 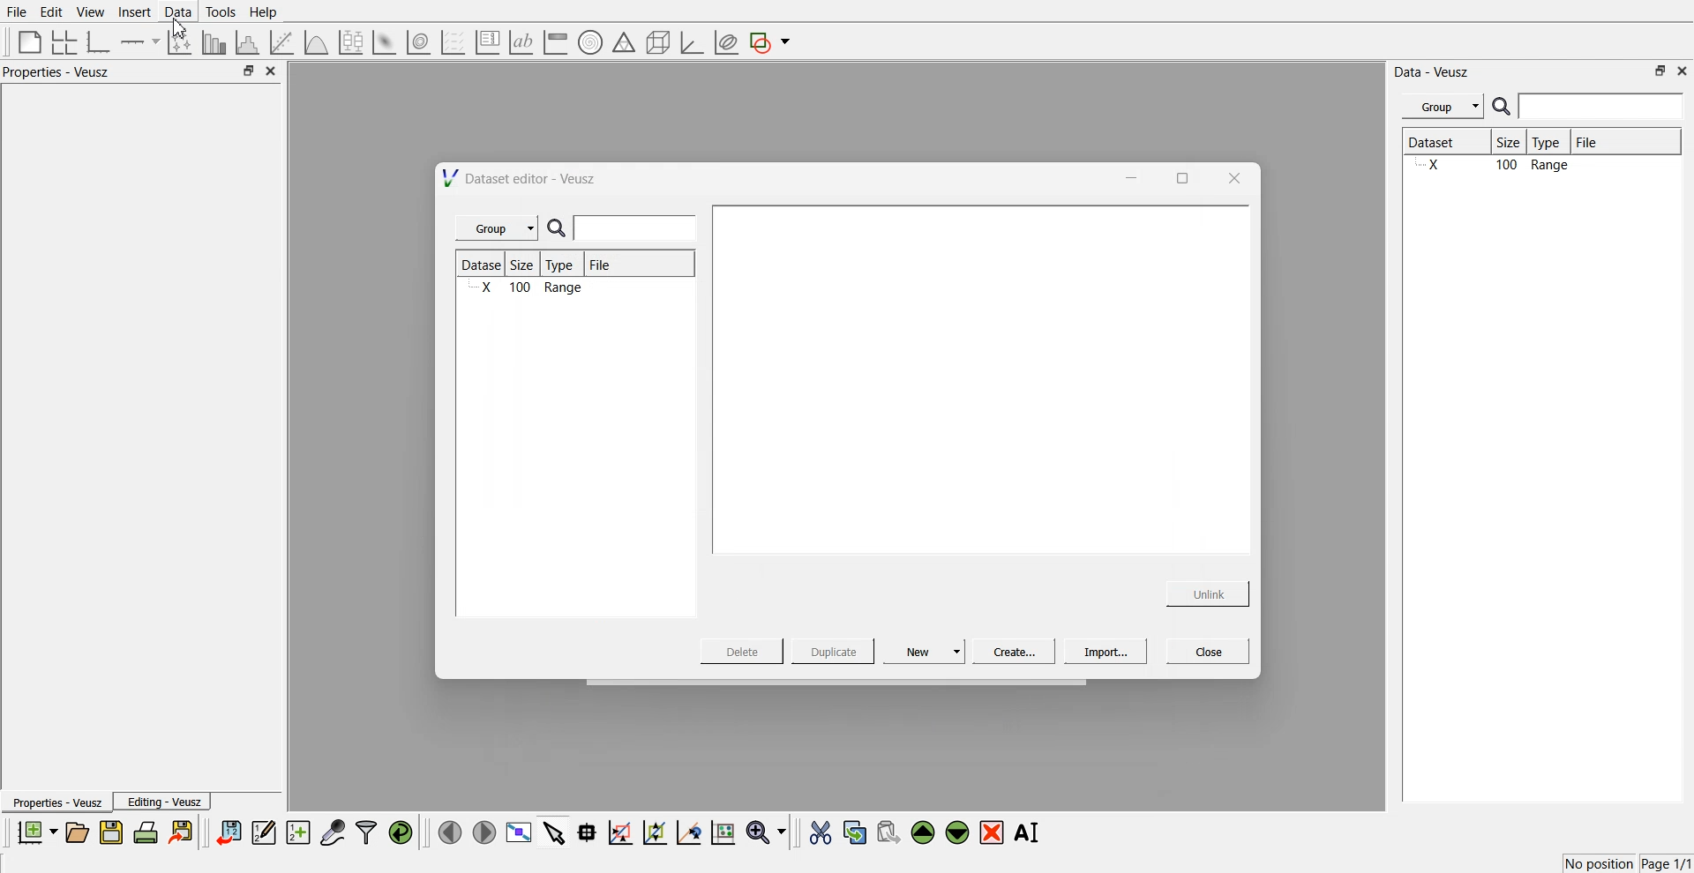 I want to click on edit and enter data points, so click(x=264, y=834).